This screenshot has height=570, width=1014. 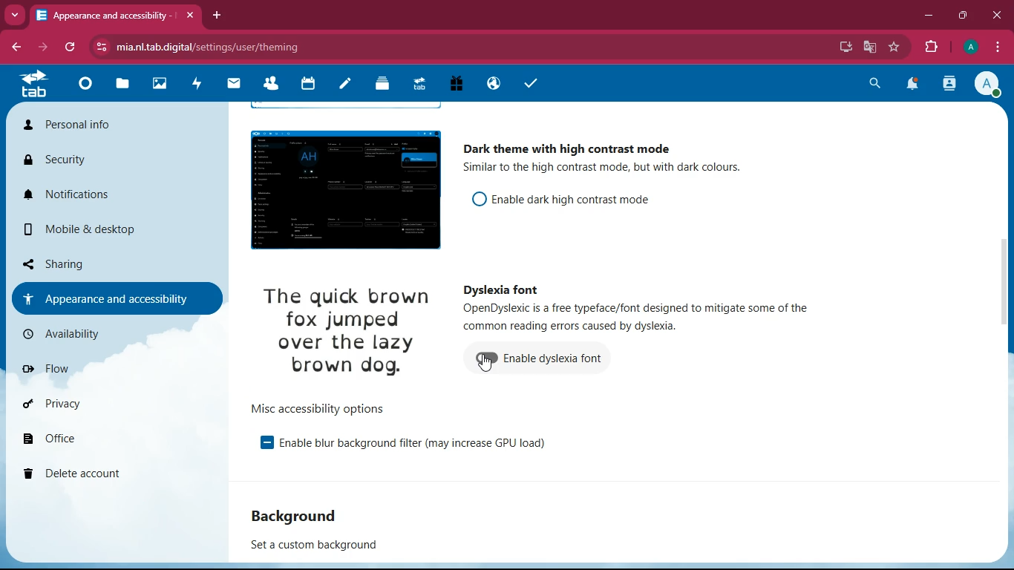 What do you see at coordinates (119, 298) in the screenshot?
I see `appearance` at bounding box center [119, 298].